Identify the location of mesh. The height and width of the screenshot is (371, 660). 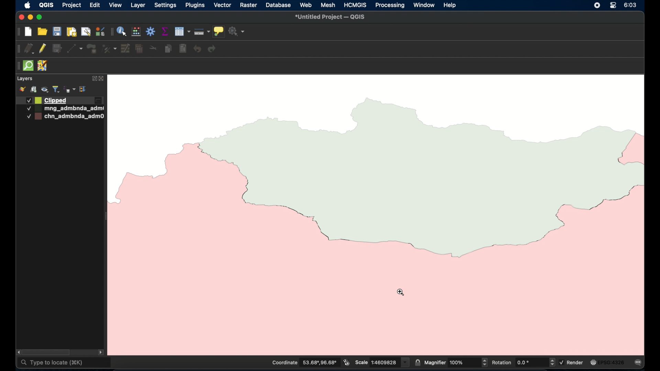
(328, 5).